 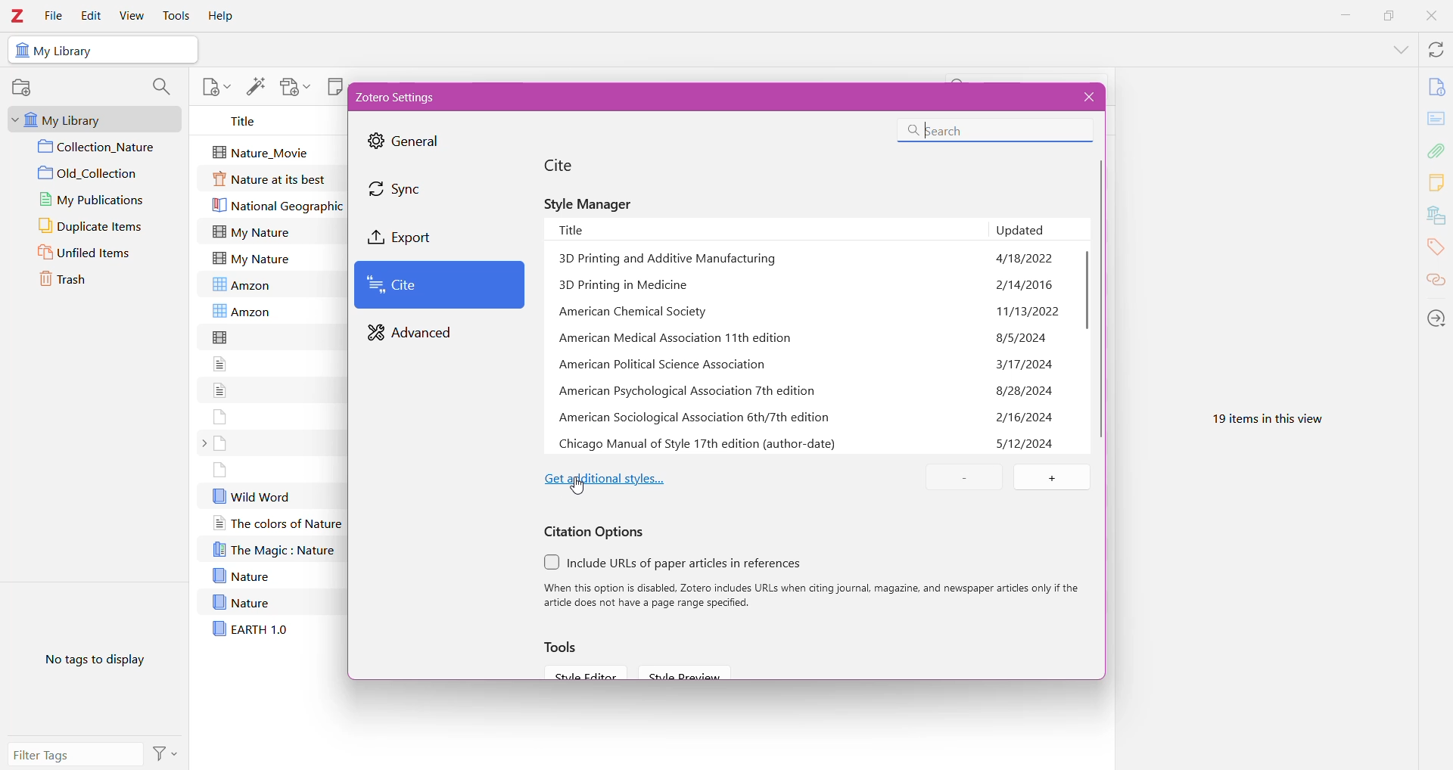 What do you see at coordinates (1386, 16) in the screenshot?
I see `Restore Down` at bounding box center [1386, 16].